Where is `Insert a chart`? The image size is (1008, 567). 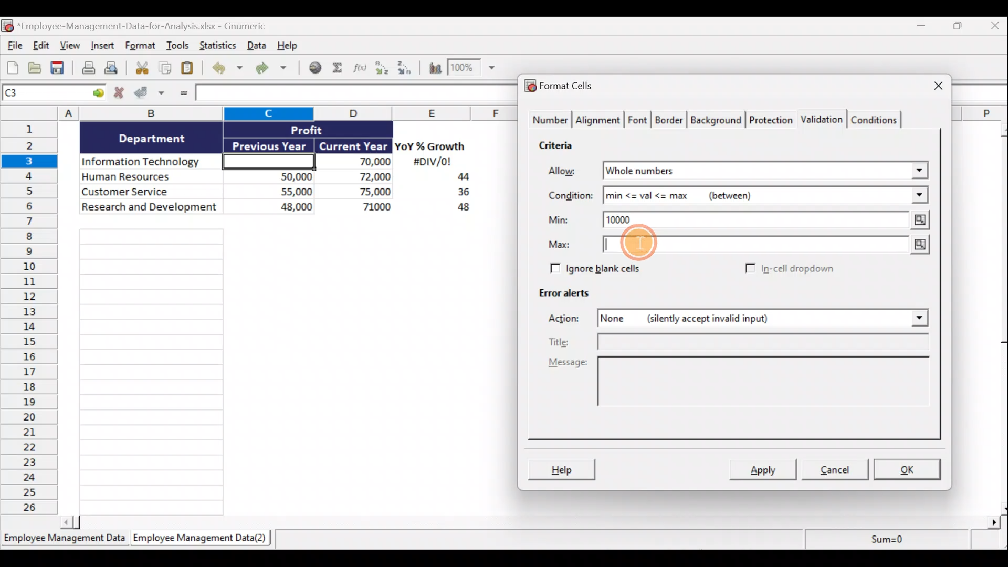 Insert a chart is located at coordinates (430, 67).